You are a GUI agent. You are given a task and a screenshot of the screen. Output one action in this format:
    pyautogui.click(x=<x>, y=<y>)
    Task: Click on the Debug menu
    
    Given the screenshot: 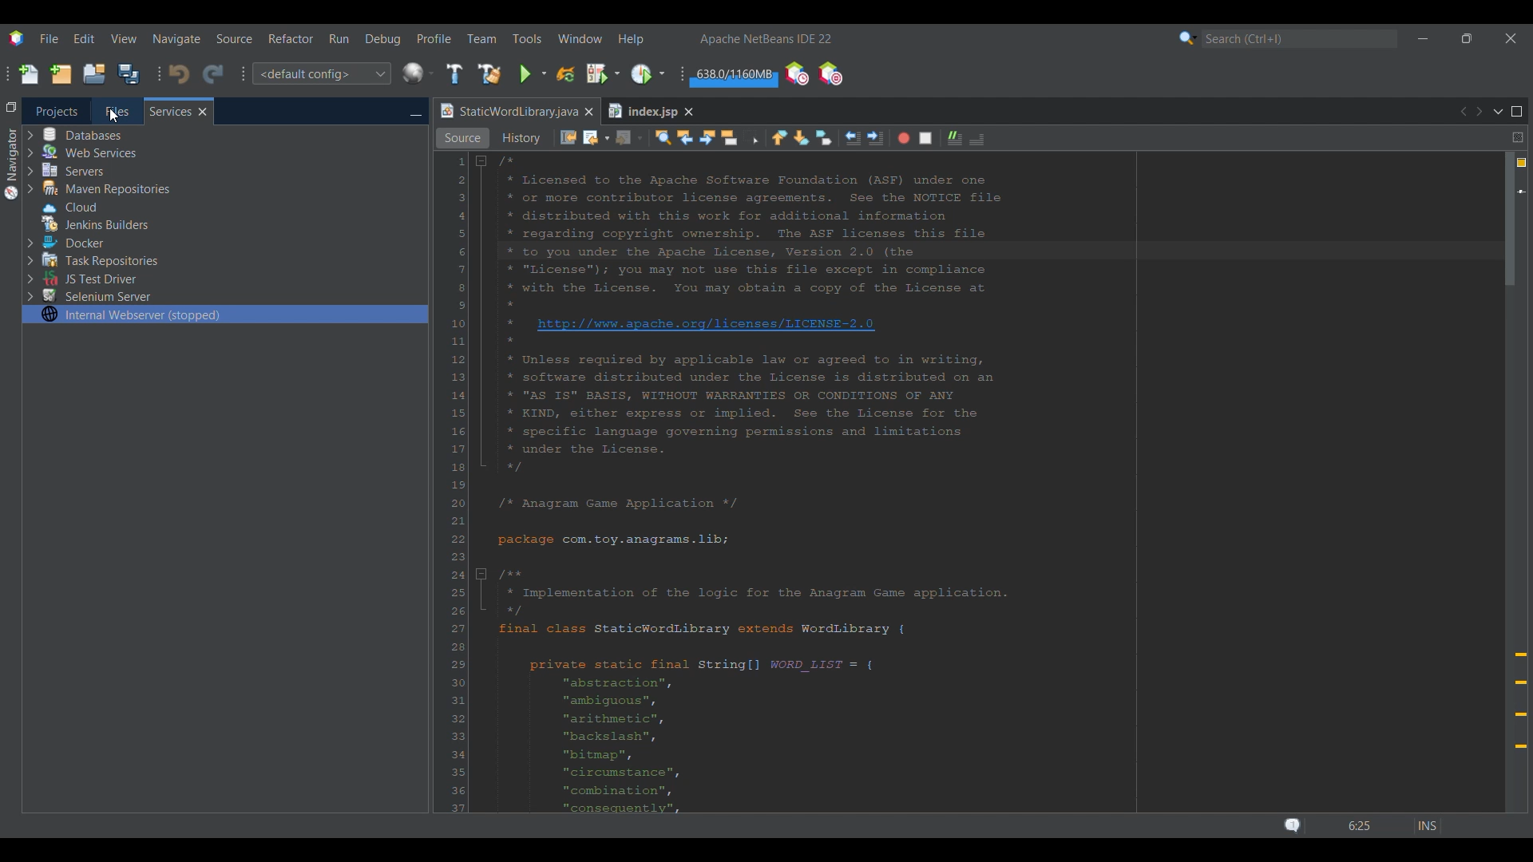 What is the action you would take?
    pyautogui.click(x=383, y=39)
    